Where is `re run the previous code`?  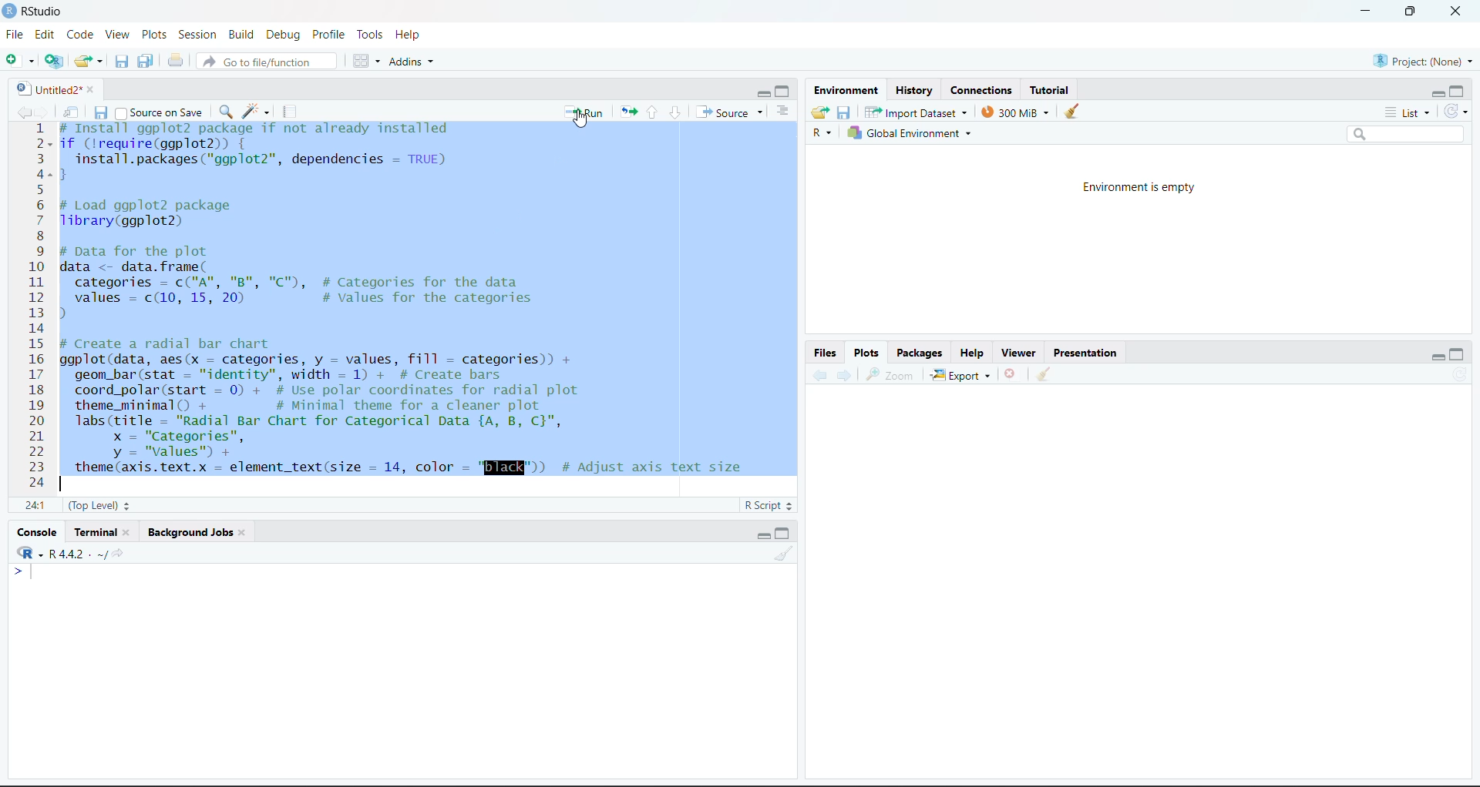
re run the previous code is located at coordinates (627, 112).